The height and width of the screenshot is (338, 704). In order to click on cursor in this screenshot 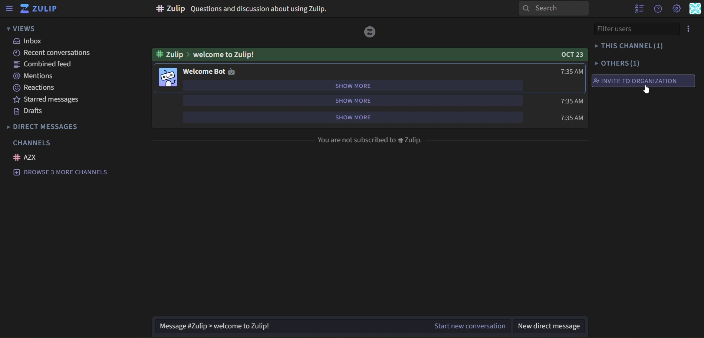, I will do `click(644, 89)`.